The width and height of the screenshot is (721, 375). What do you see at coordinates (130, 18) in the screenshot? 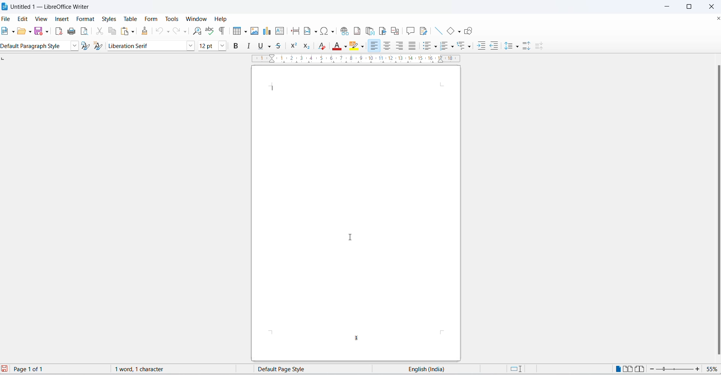
I see `table` at bounding box center [130, 18].